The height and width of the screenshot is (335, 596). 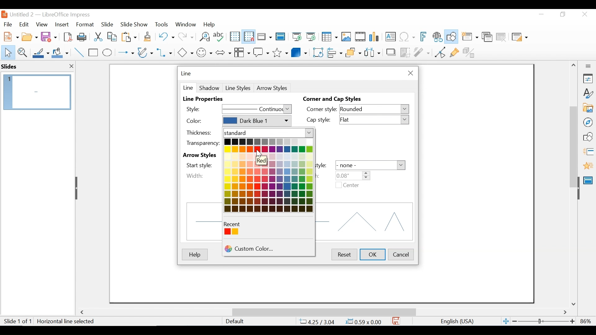 I want to click on Cut, so click(x=97, y=37).